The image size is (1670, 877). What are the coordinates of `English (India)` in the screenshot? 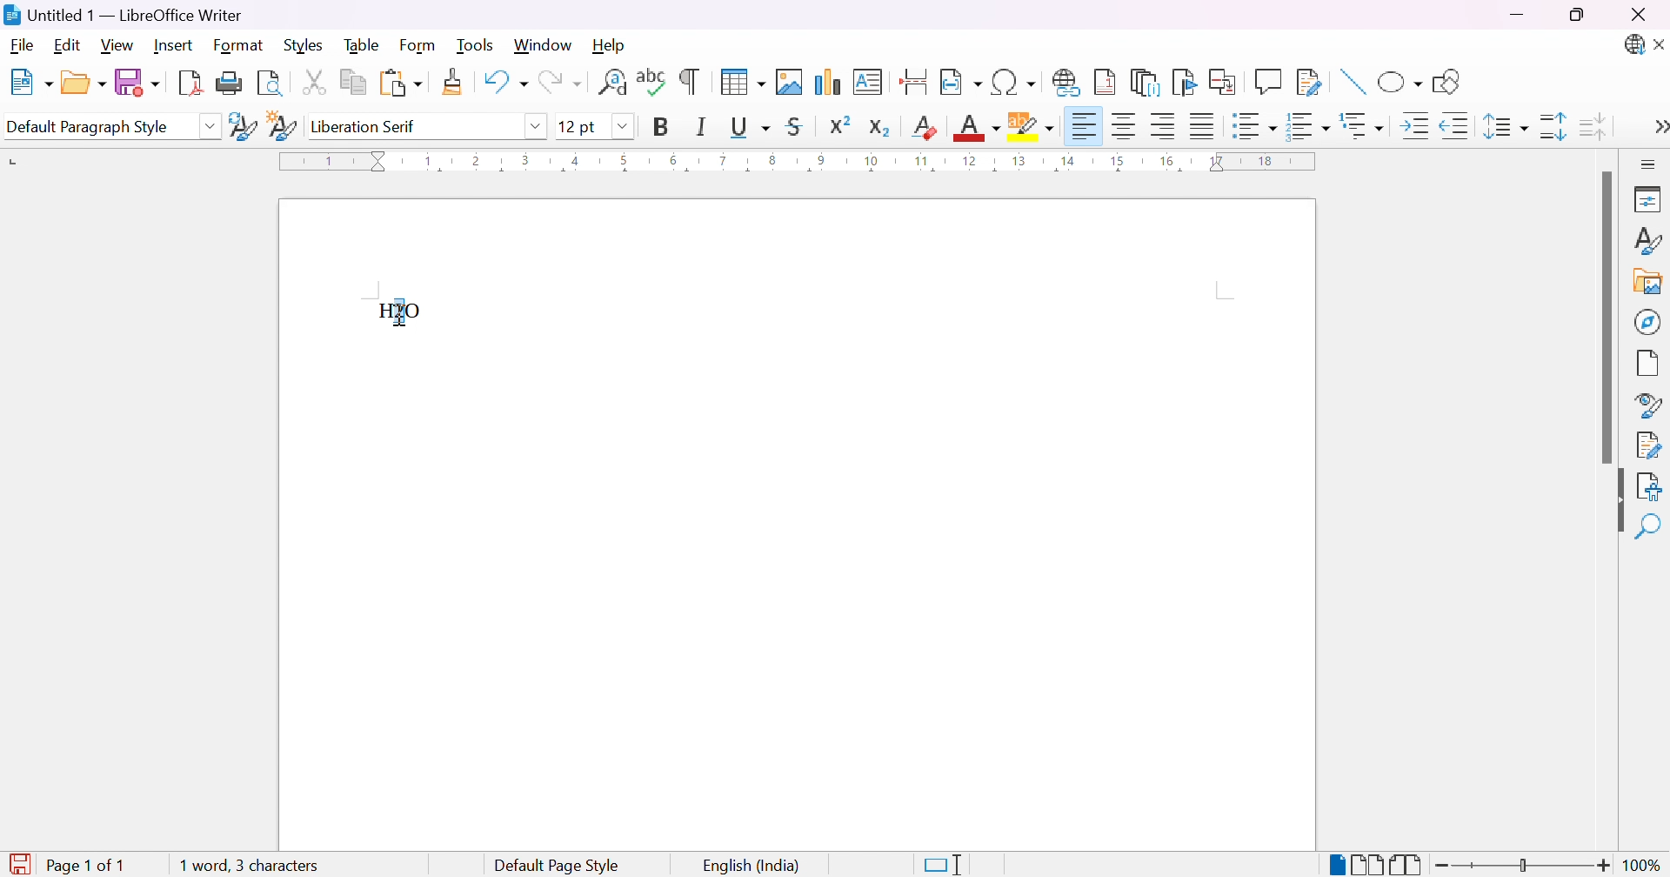 It's located at (752, 867).